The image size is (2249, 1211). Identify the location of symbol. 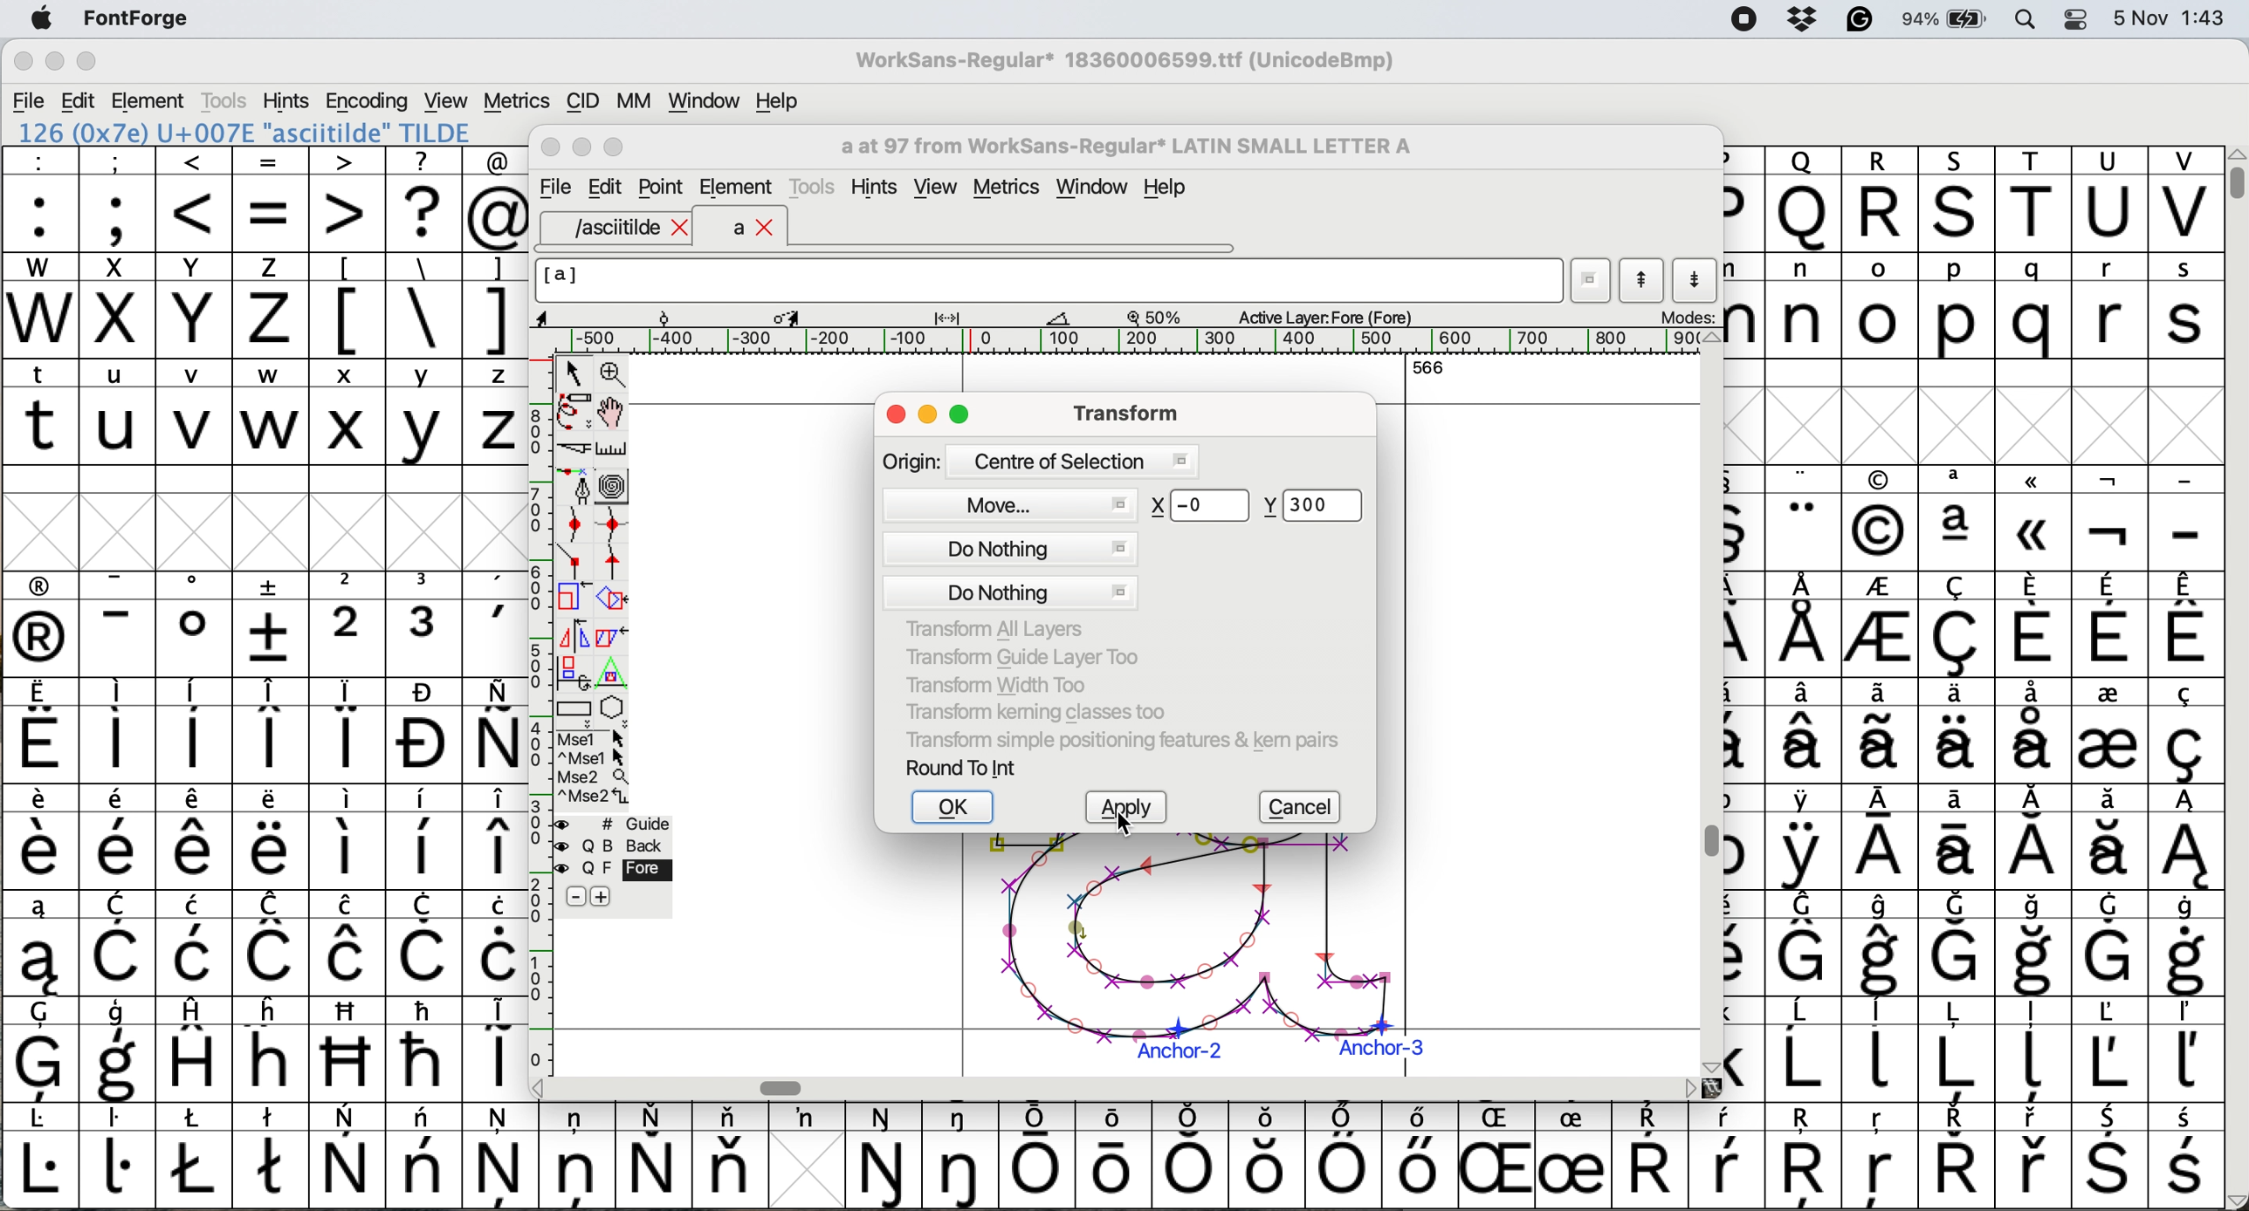
(1194, 1154).